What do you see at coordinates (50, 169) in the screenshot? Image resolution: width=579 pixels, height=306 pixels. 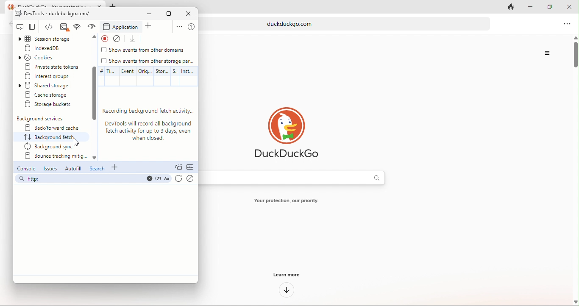 I see `issues` at bounding box center [50, 169].